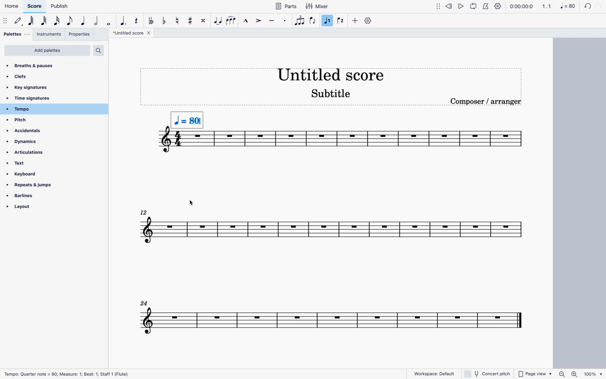 Image resolution: width=606 pixels, height=379 pixels. What do you see at coordinates (83, 21) in the screenshot?
I see `quarter note` at bounding box center [83, 21].